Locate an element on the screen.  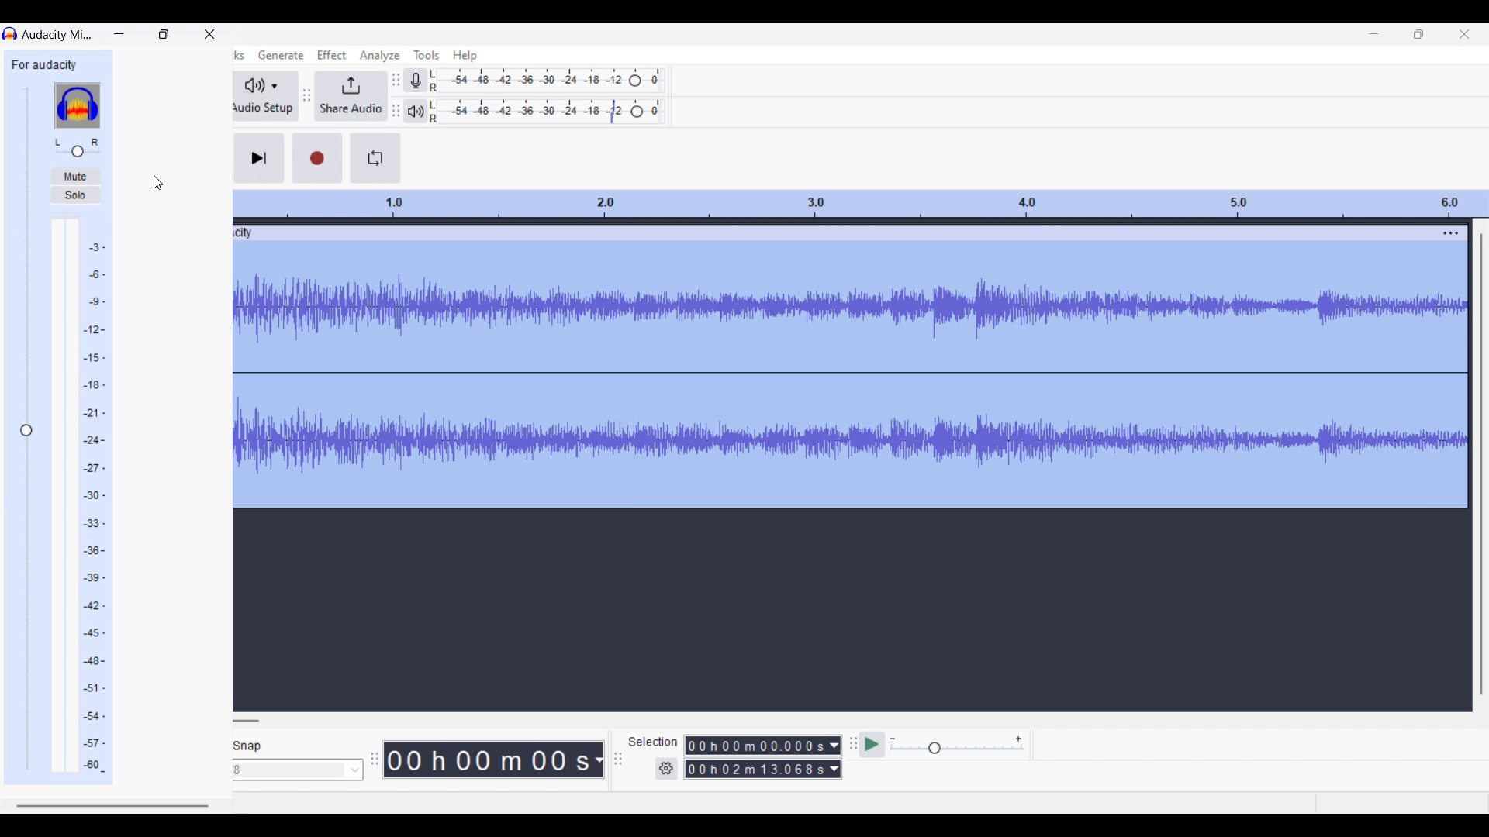
Vertical slide bar is located at coordinates (1481, 464).